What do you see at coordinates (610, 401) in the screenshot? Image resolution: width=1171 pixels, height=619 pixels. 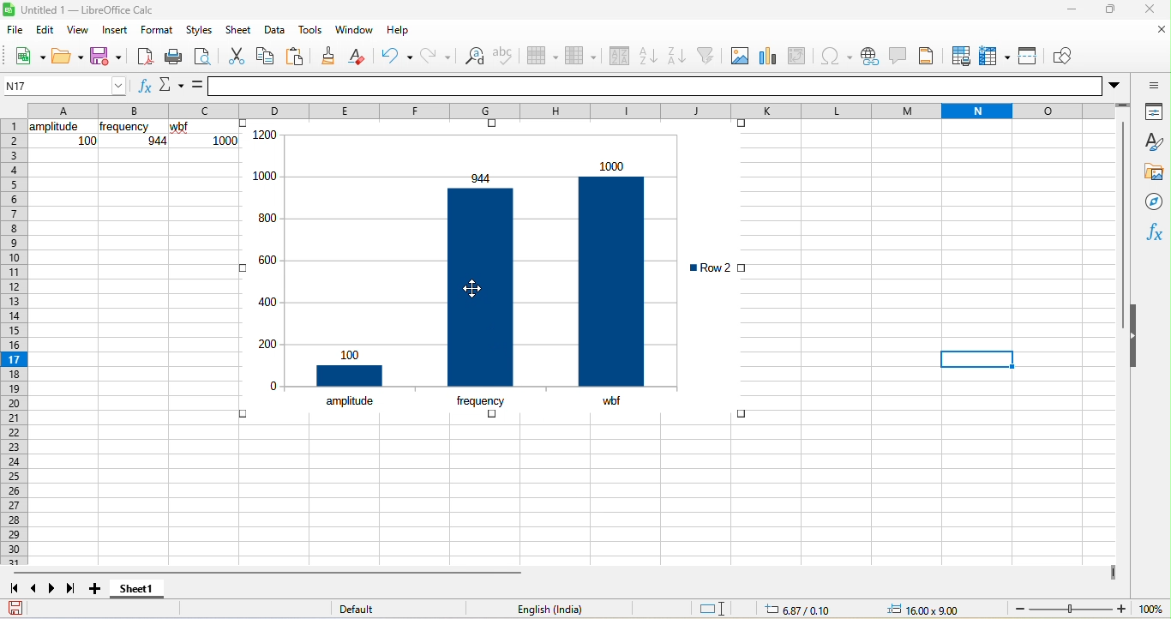 I see `wbf` at bounding box center [610, 401].